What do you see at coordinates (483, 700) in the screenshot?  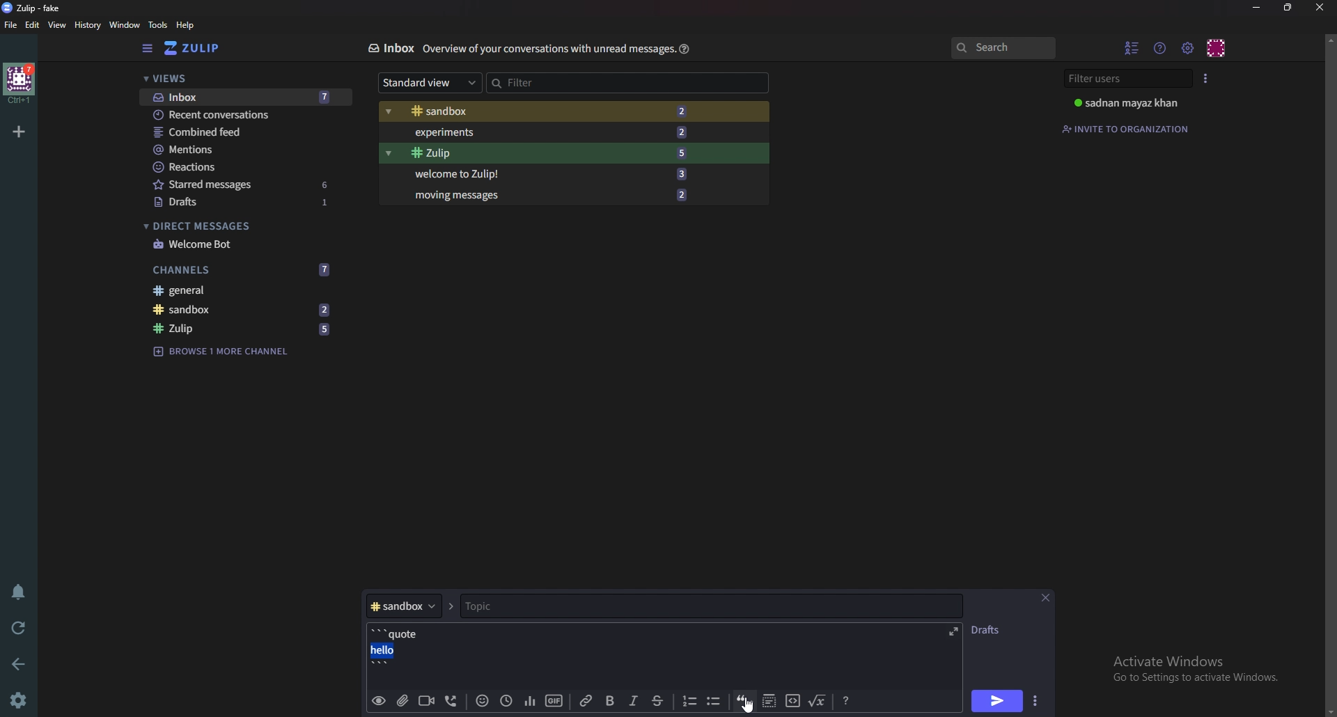 I see `Emoji` at bounding box center [483, 700].